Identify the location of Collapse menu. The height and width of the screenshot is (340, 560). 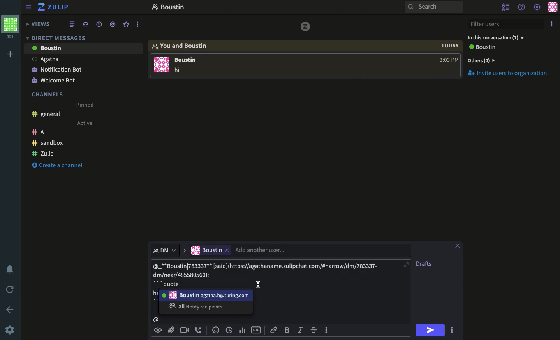
(29, 8).